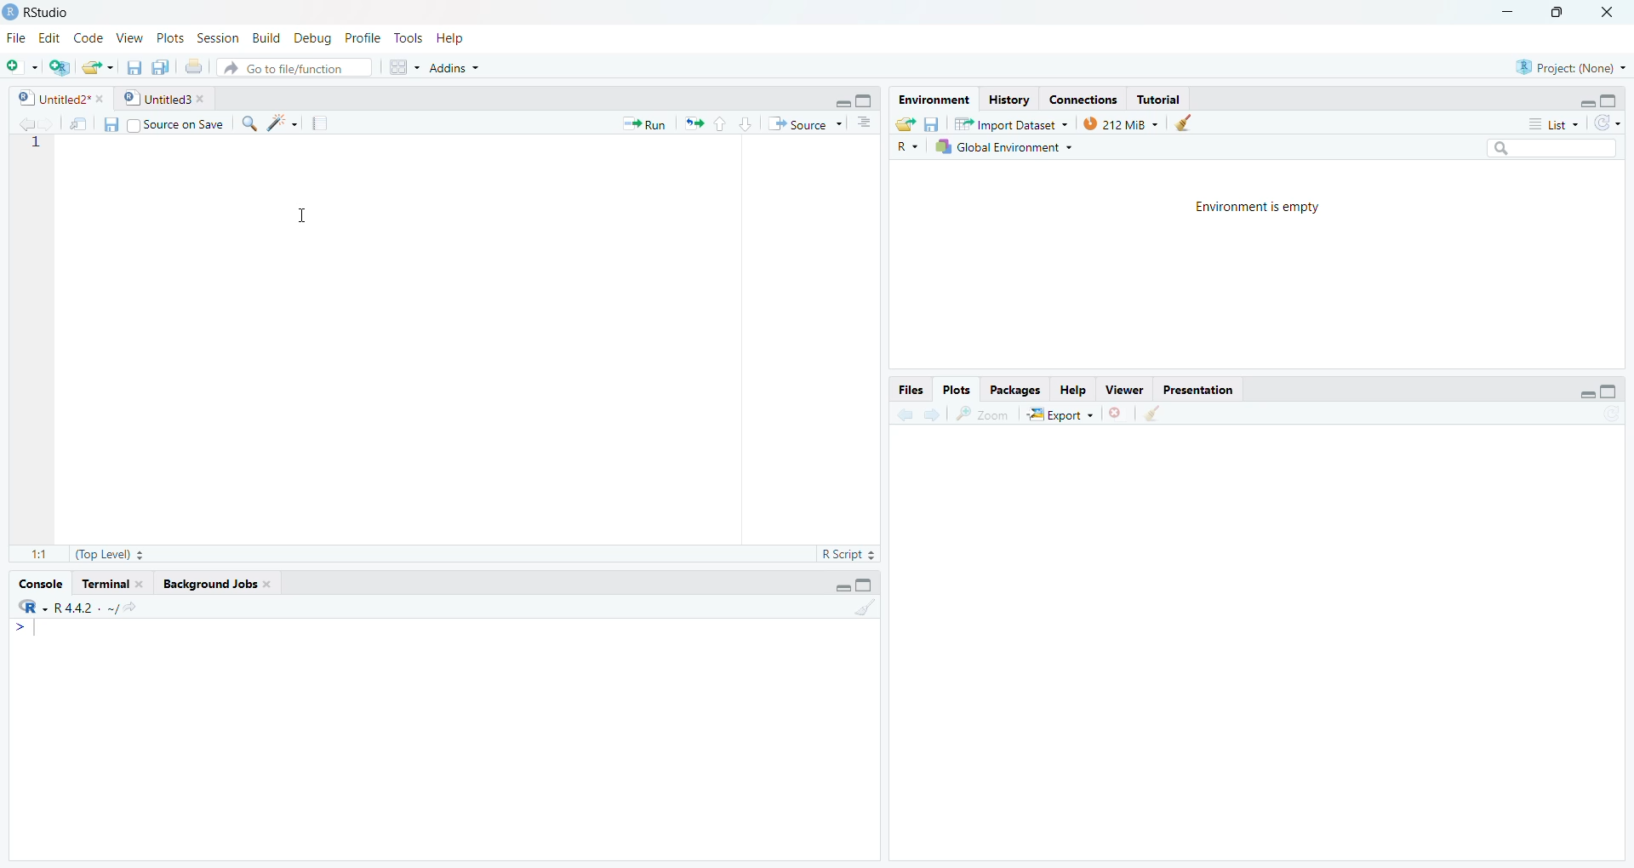  I want to click on clear, so click(1202, 123).